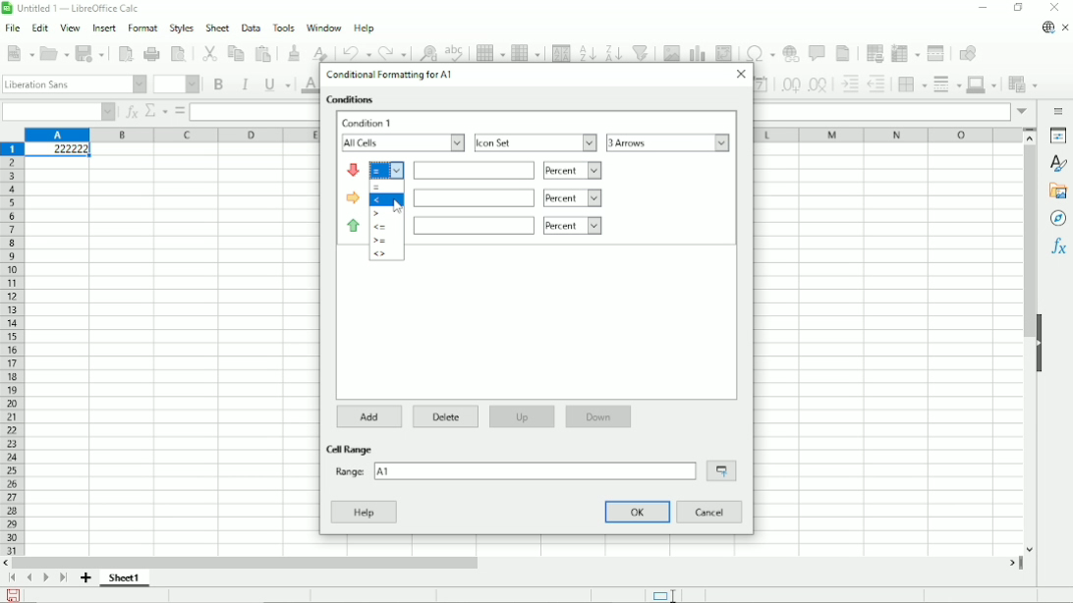 This screenshot has width=1073, height=603. Describe the element at coordinates (642, 50) in the screenshot. I see `Auto filter` at that location.